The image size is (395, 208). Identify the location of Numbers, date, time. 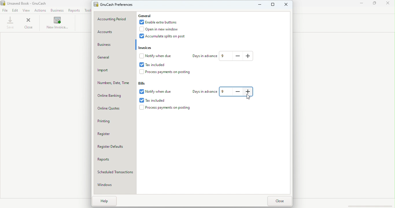
(113, 83).